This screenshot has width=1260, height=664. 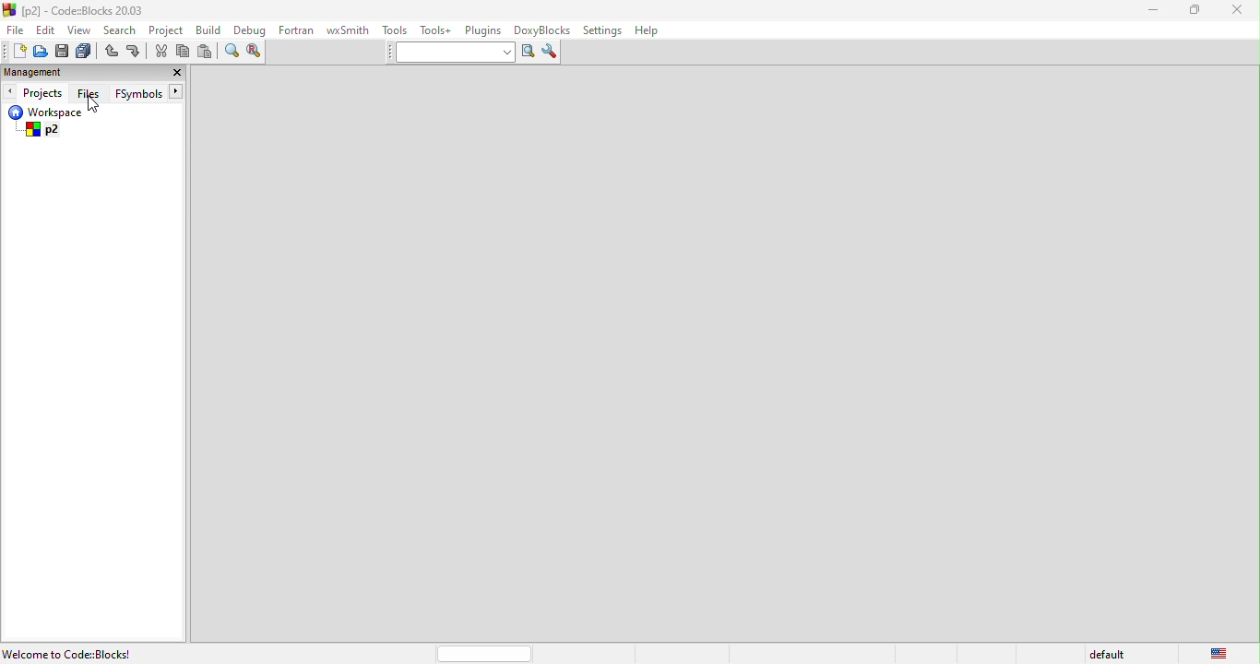 I want to click on run search, so click(x=528, y=54).